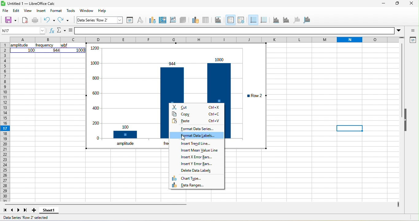  What do you see at coordinates (196, 163) in the screenshot?
I see `insert y error bars` at bounding box center [196, 163].